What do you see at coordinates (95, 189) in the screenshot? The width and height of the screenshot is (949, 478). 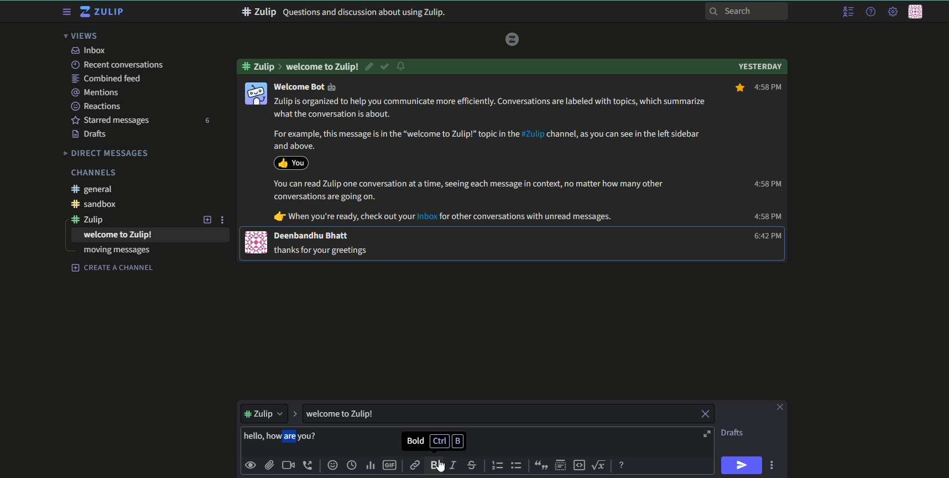 I see `#general` at bounding box center [95, 189].